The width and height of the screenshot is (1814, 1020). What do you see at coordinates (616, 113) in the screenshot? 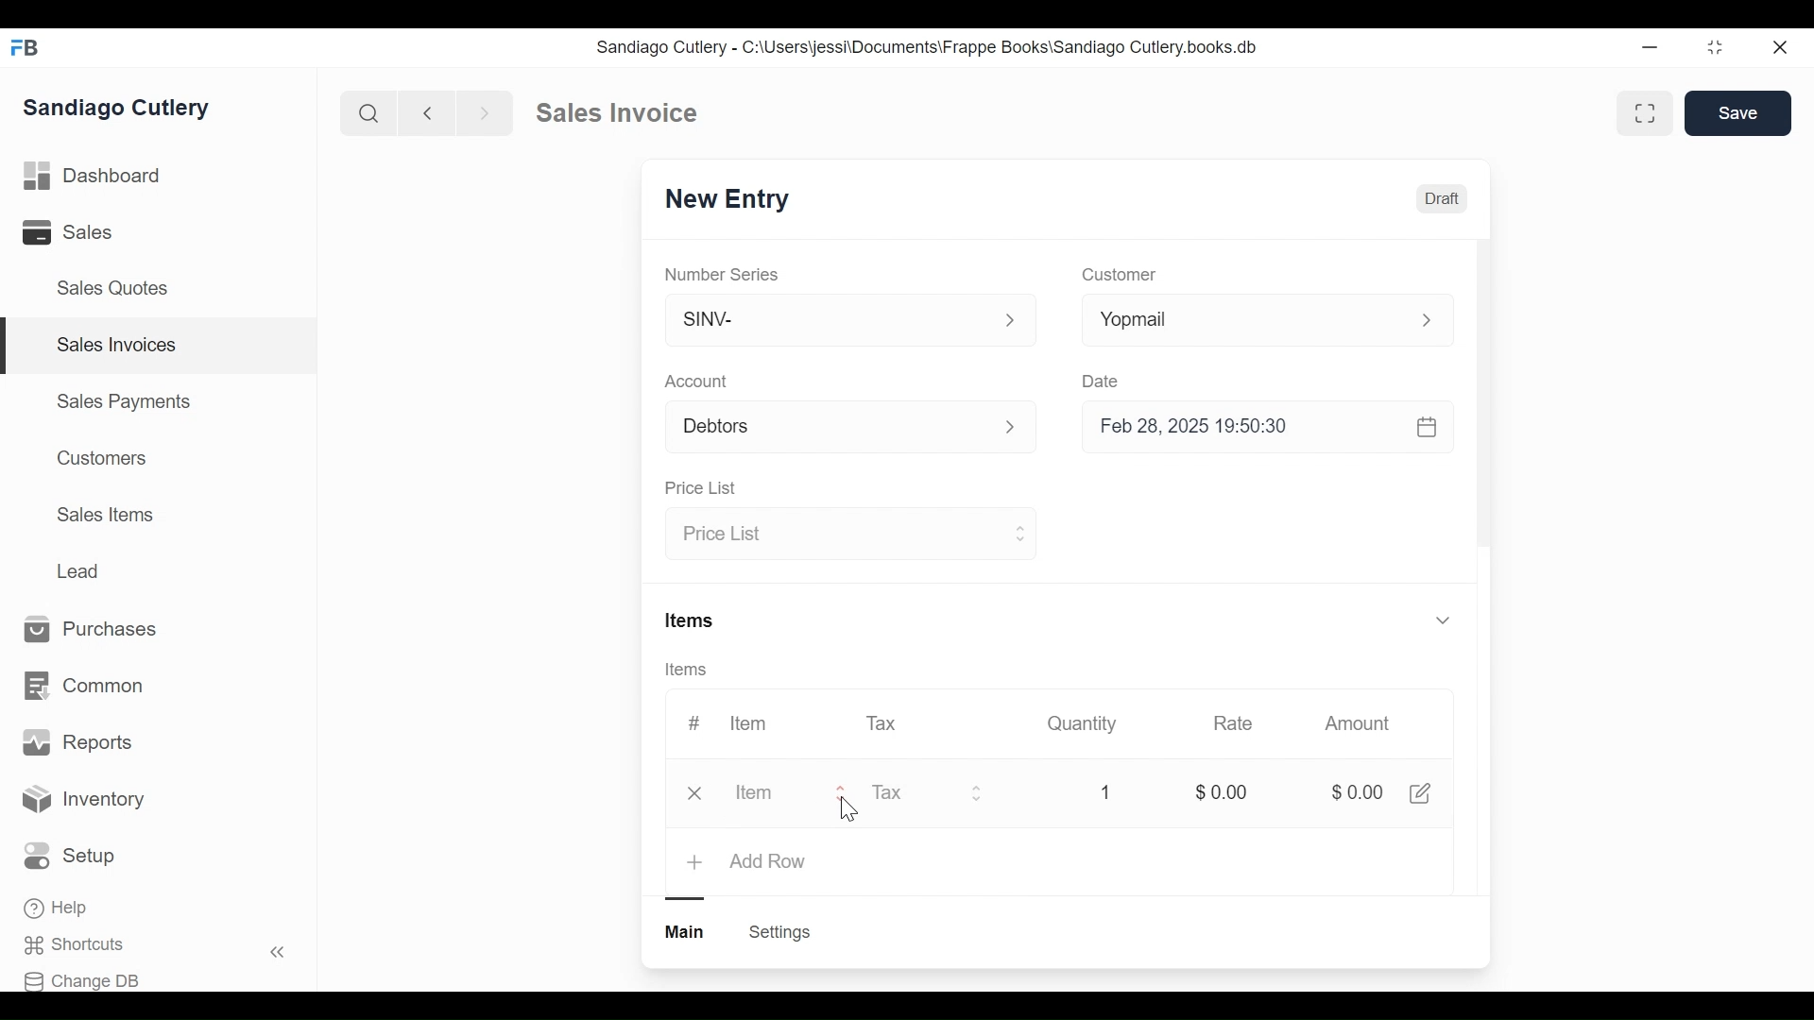
I see `Sales Invoice` at bounding box center [616, 113].